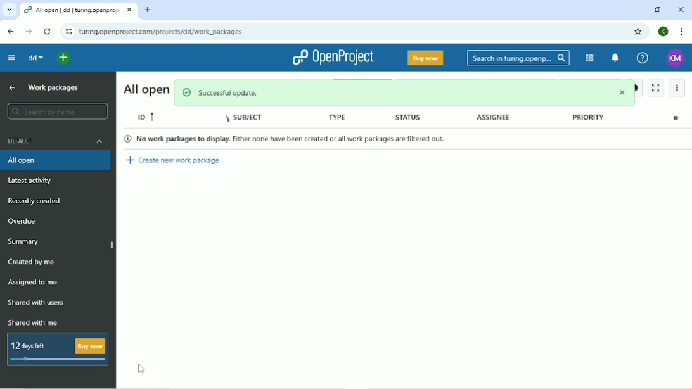 The height and width of the screenshot is (389, 692). I want to click on Help, so click(643, 57).